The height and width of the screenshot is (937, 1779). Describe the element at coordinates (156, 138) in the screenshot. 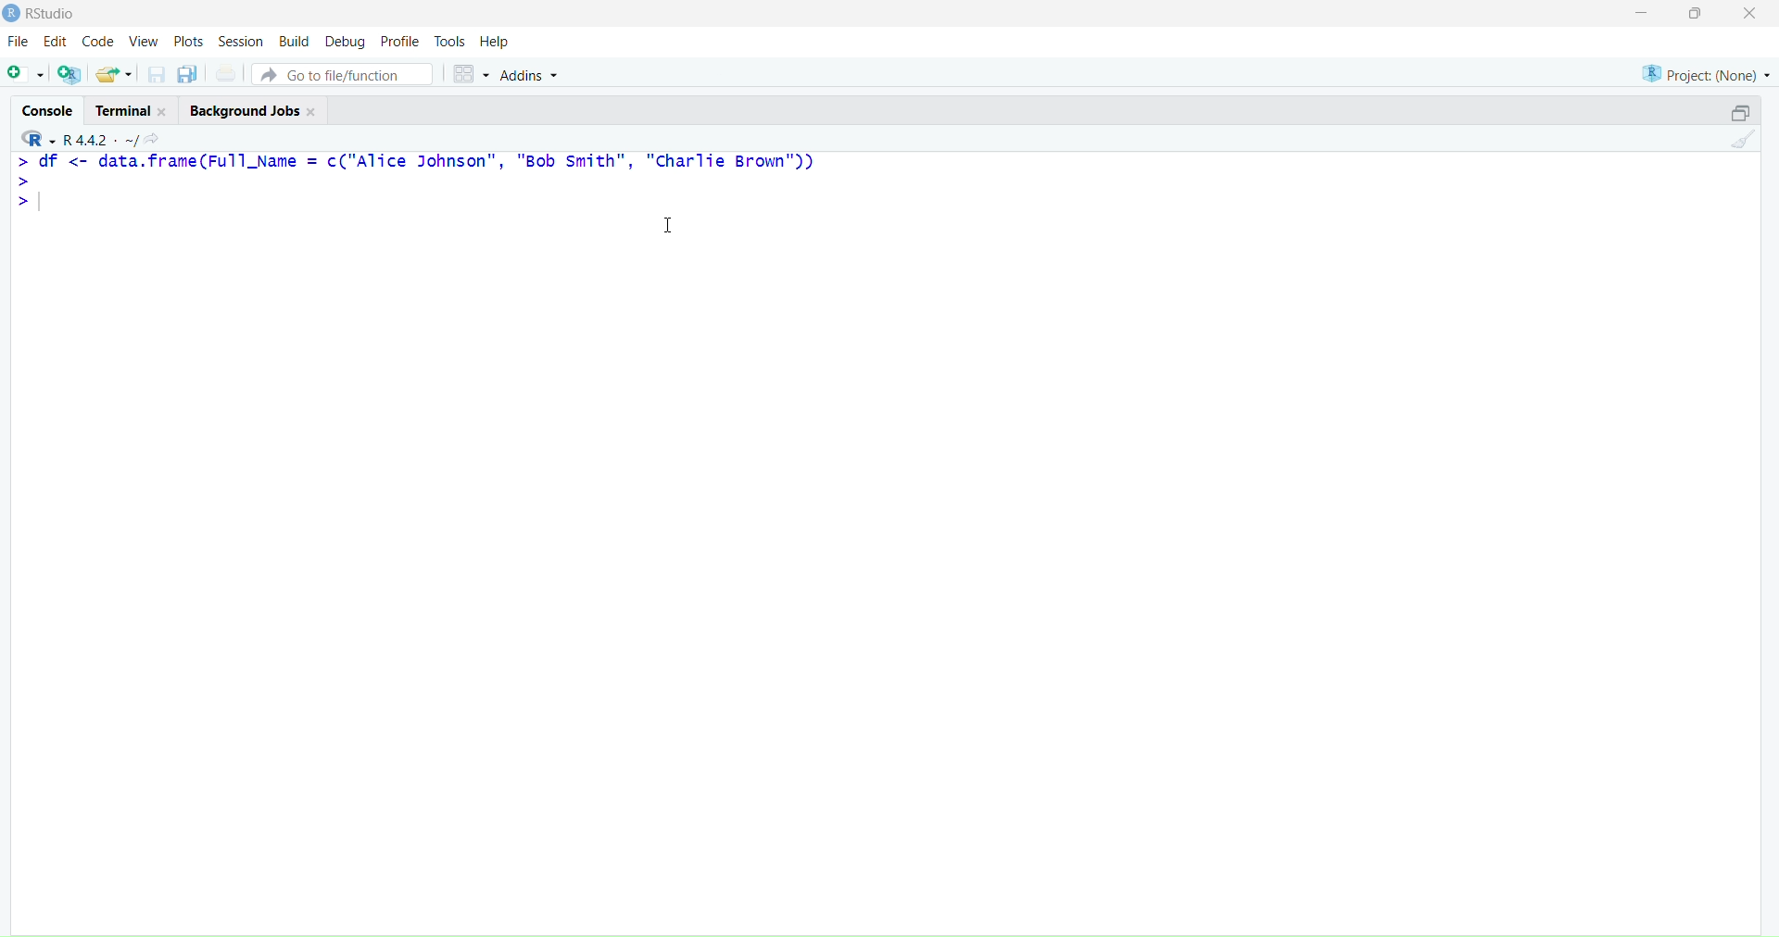

I see `View the current working directory` at that location.